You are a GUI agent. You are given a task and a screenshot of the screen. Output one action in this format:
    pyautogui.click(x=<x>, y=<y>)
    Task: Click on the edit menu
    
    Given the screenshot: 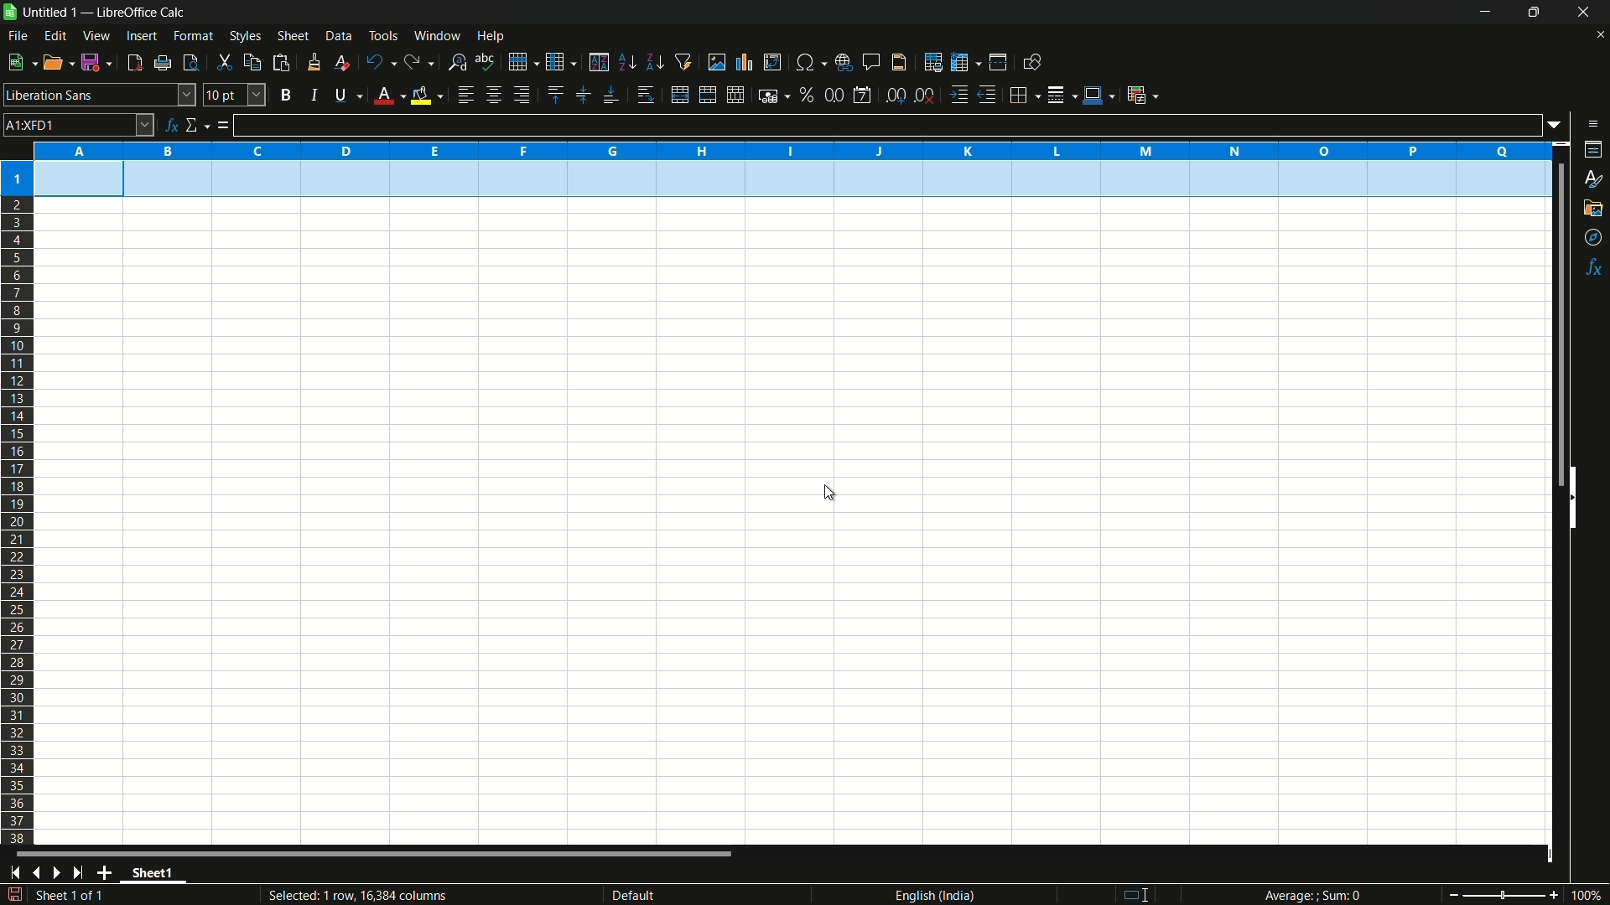 What is the action you would take?
    pyautogui.click(x=55, y=35)
    